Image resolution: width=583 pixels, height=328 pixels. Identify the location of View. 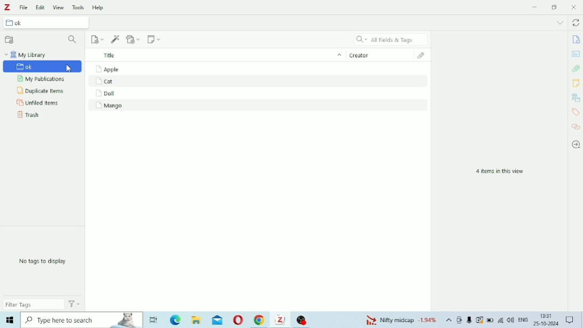
(58, 7).